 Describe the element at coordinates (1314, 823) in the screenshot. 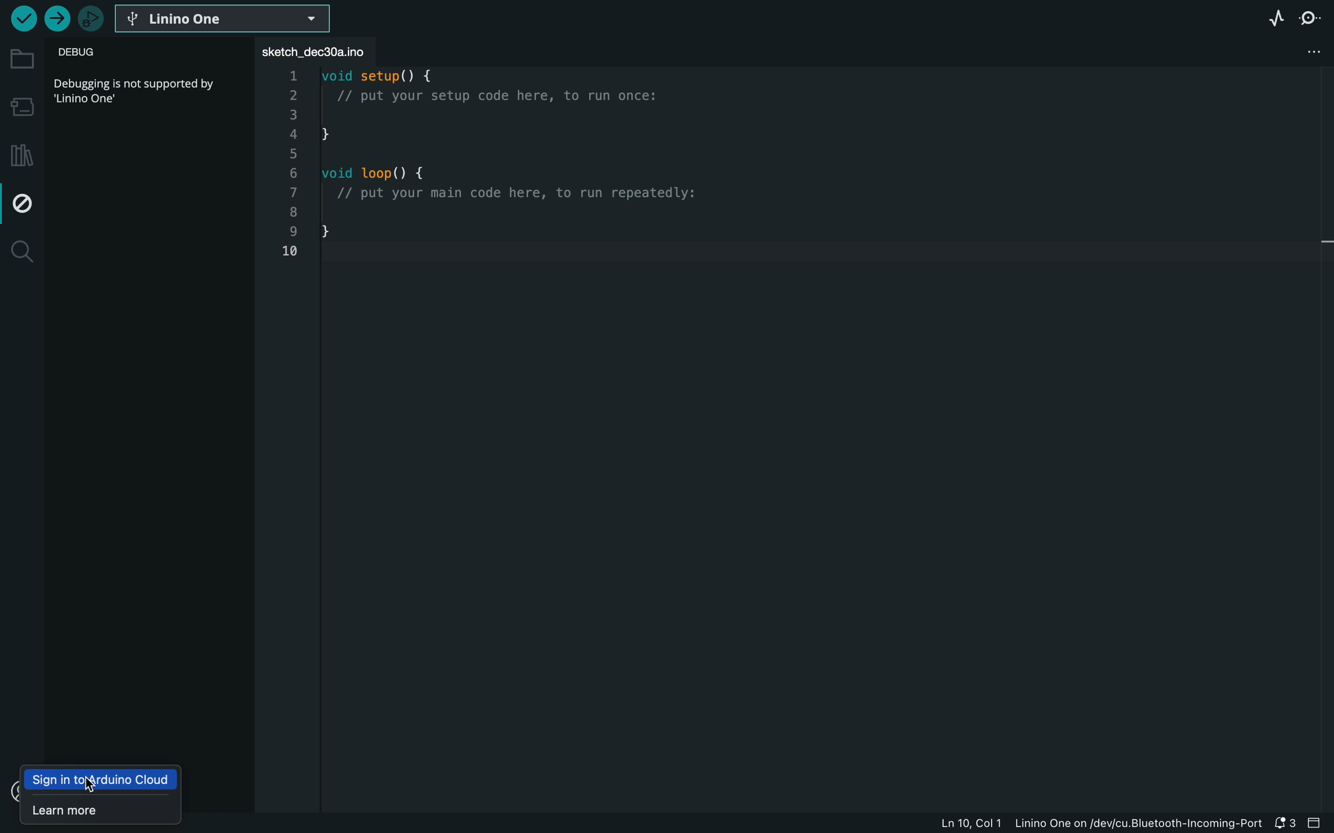

I see `close slide bar` at that location.